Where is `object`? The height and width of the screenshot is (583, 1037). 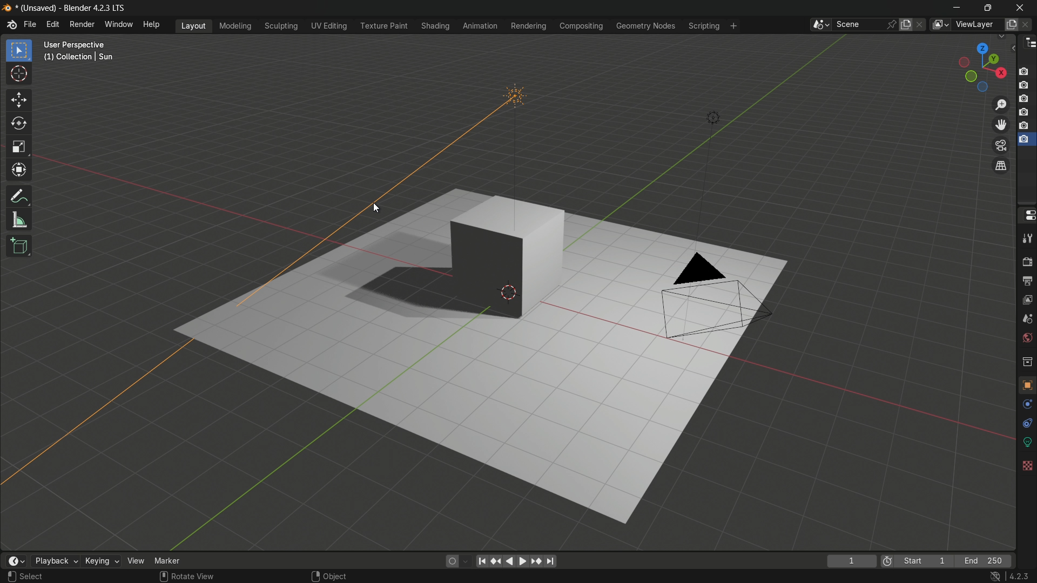
object is located at coordinates (1027, 382).